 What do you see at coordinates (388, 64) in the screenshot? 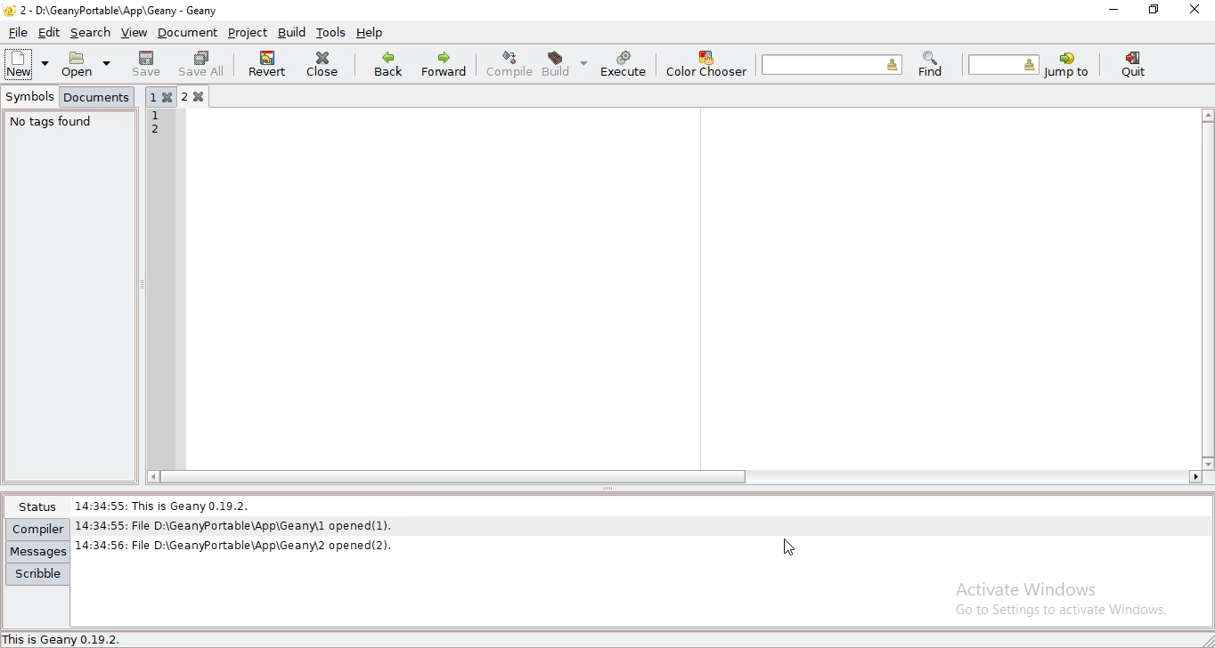
I see `back` at bounding box center [388, 64].